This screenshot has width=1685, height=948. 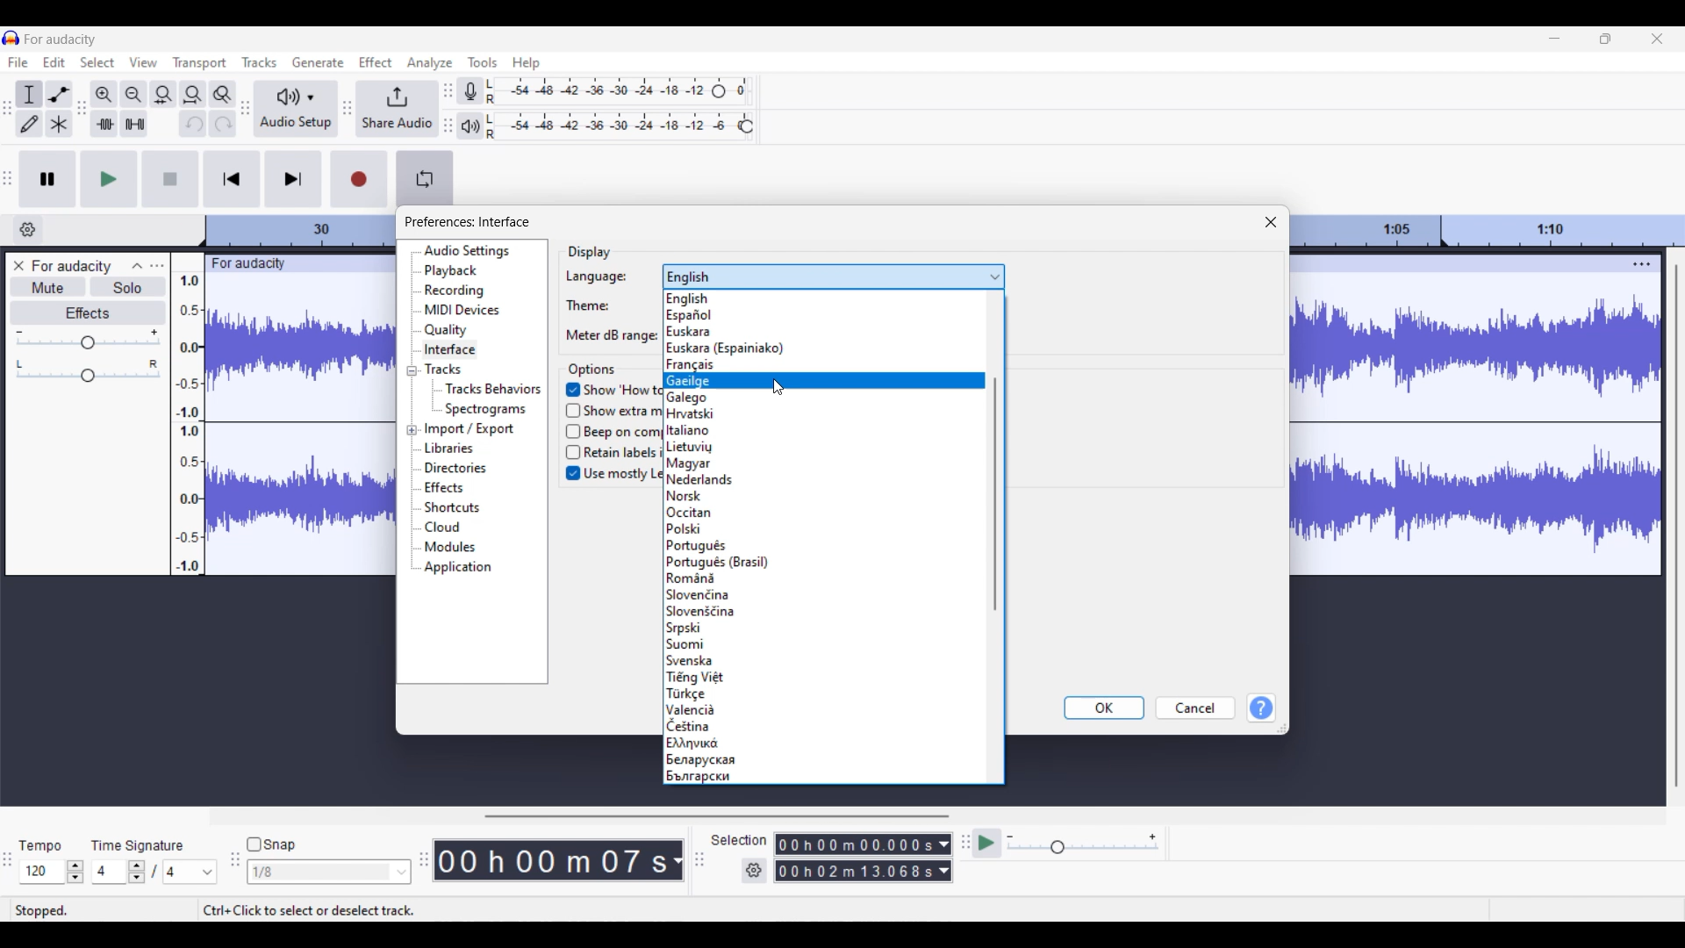 What do you see at coordinates (1196, 708) in the screenshot?
I see `Cancel` at bounding box center [1196, 708].